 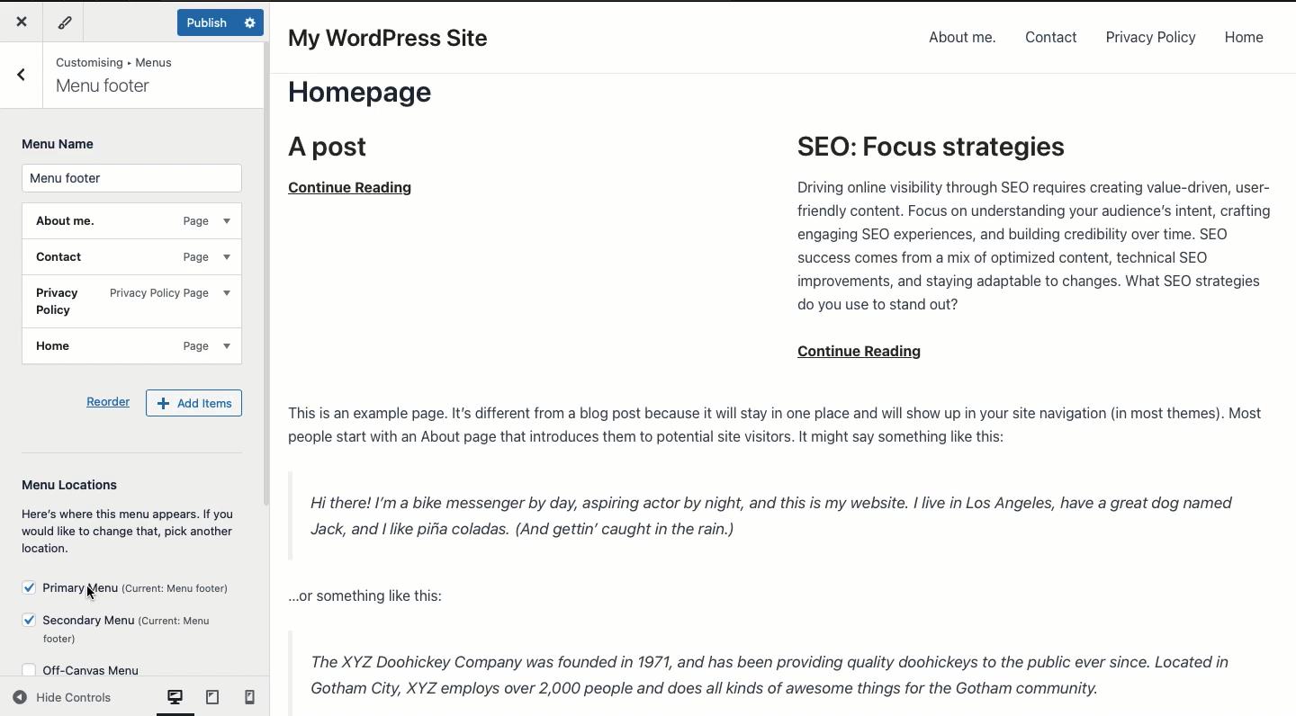 I want to click on continue, so click(x=865, y=351).